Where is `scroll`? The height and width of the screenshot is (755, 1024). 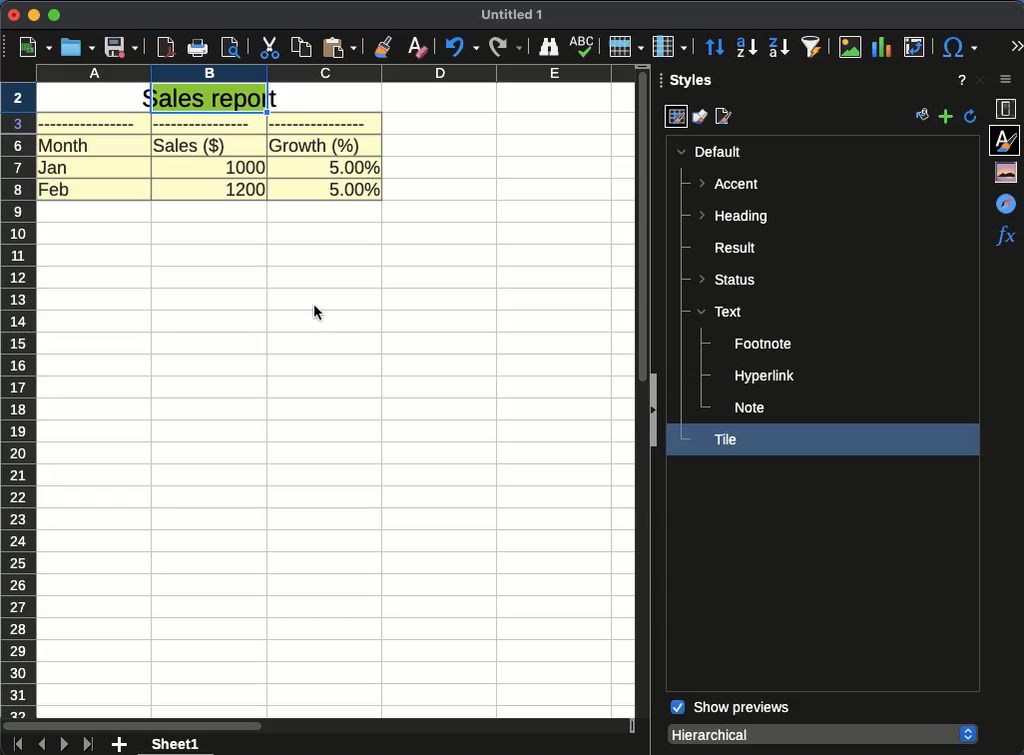
scroll is located at coordinates (317, 727).